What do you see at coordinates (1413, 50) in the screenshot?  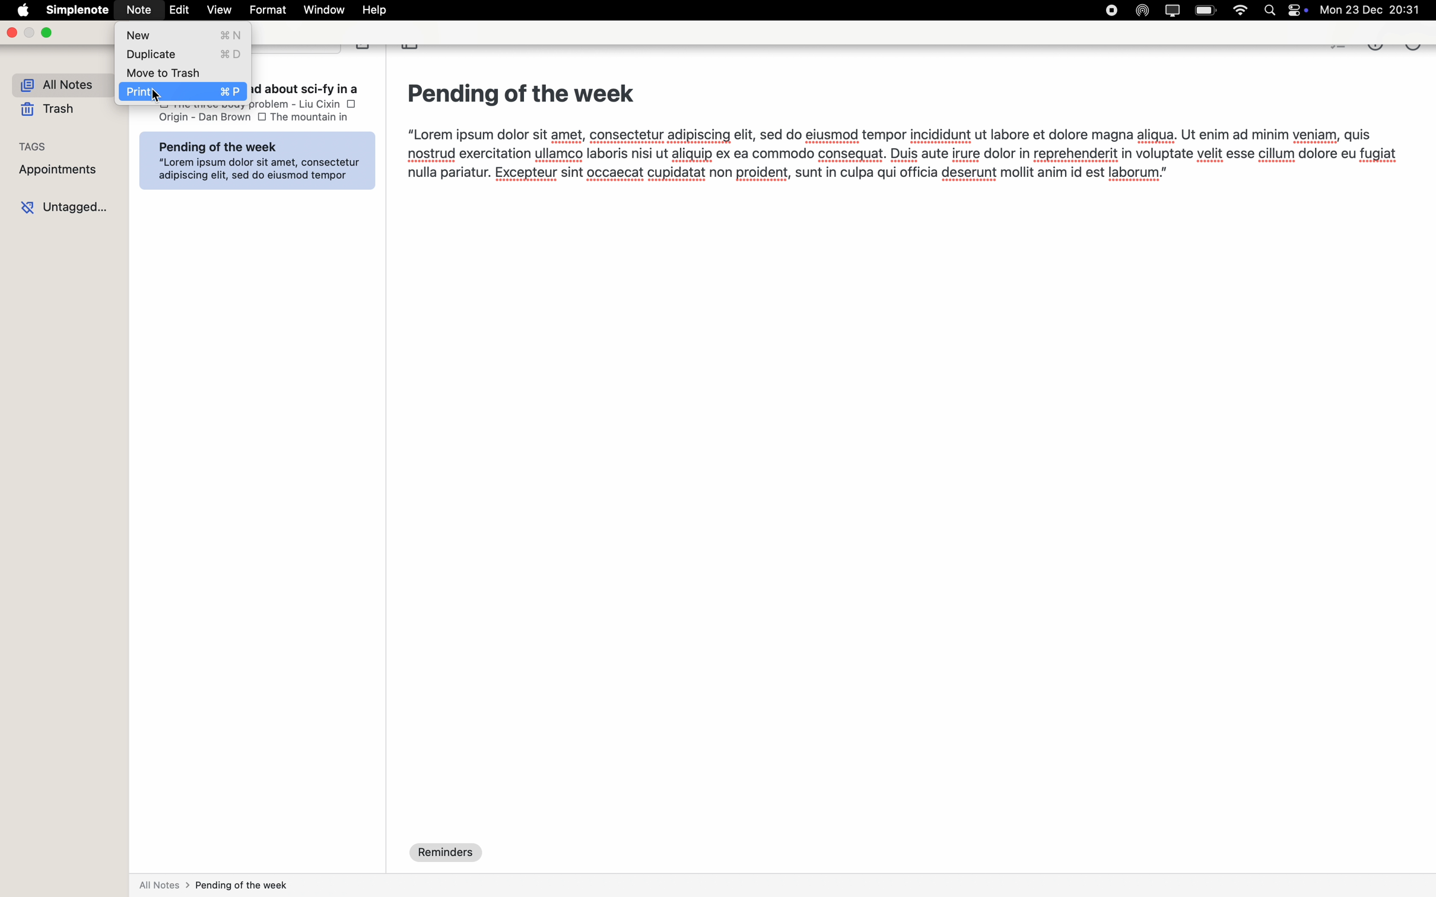 I see `more options` at bounding box center [1413, 50].